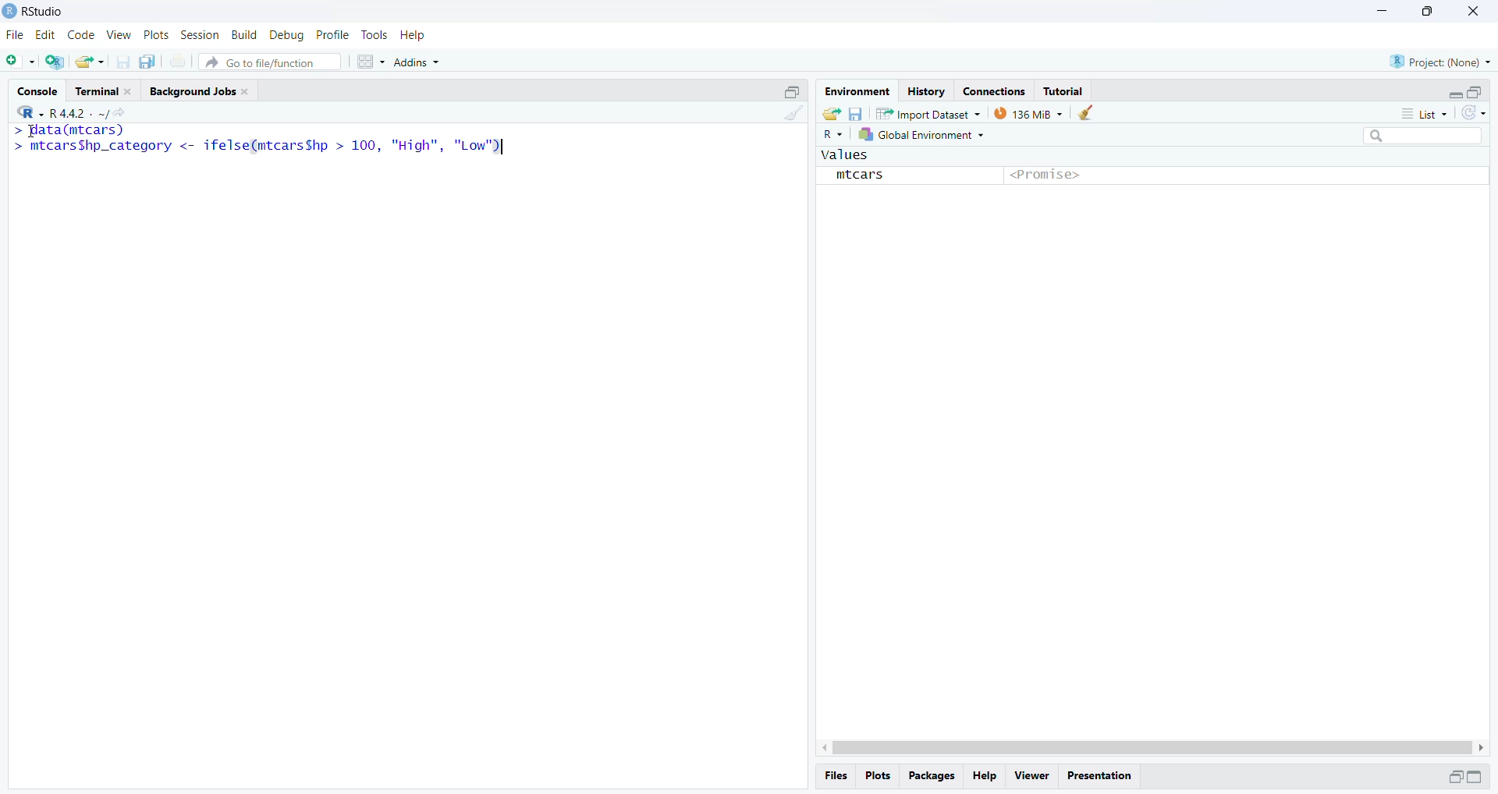  Describe the element at coordinates (1474, 13) in the screenshot. I see `Close` at that location.